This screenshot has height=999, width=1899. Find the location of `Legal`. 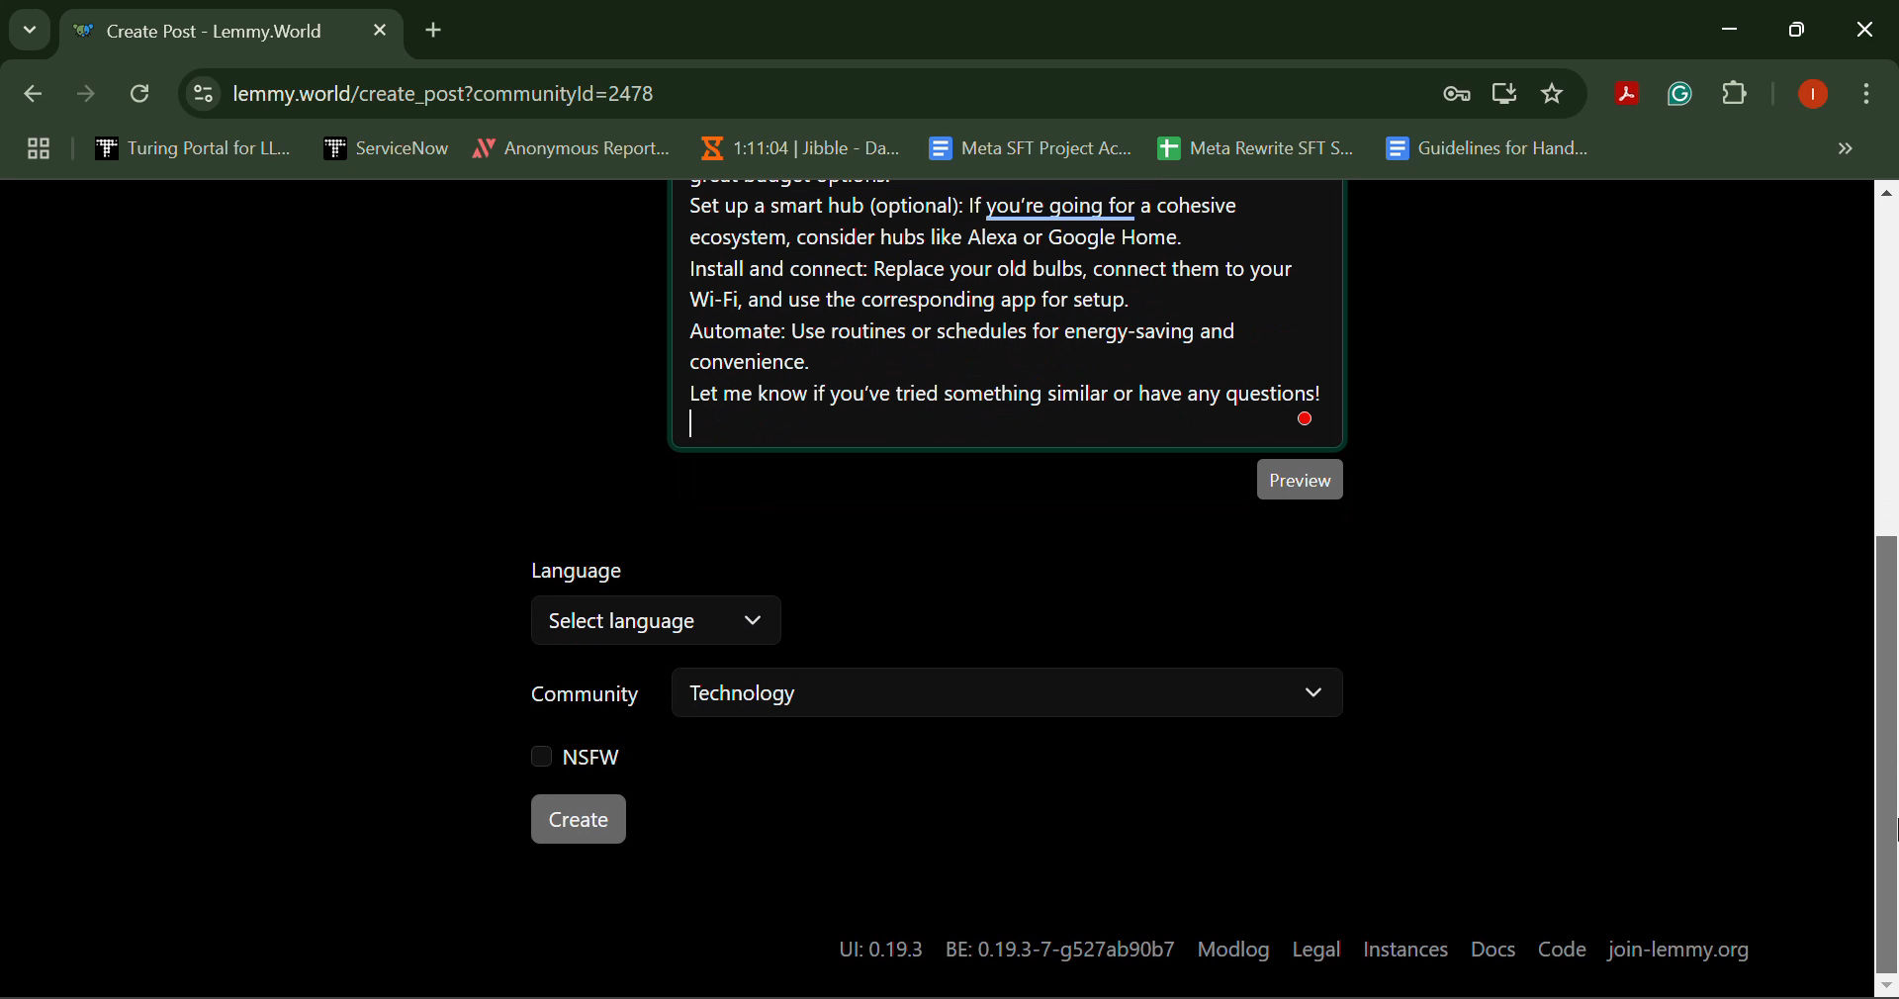

Legal is located at coordinates (1317, 944).